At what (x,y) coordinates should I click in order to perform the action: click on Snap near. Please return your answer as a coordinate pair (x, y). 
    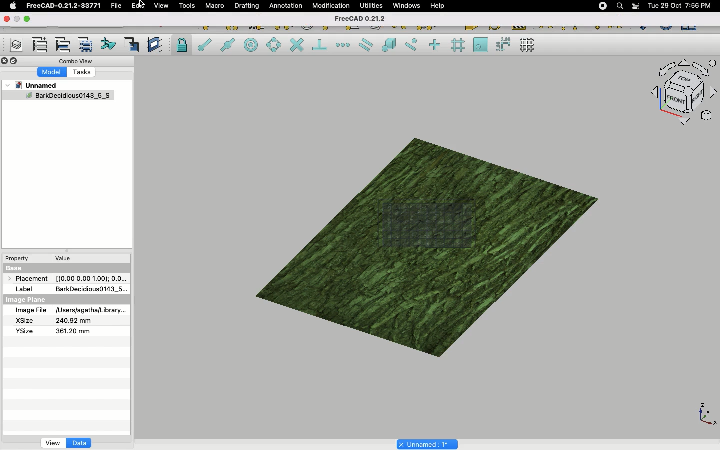
    Looking at the image, I should click on (414, 45).